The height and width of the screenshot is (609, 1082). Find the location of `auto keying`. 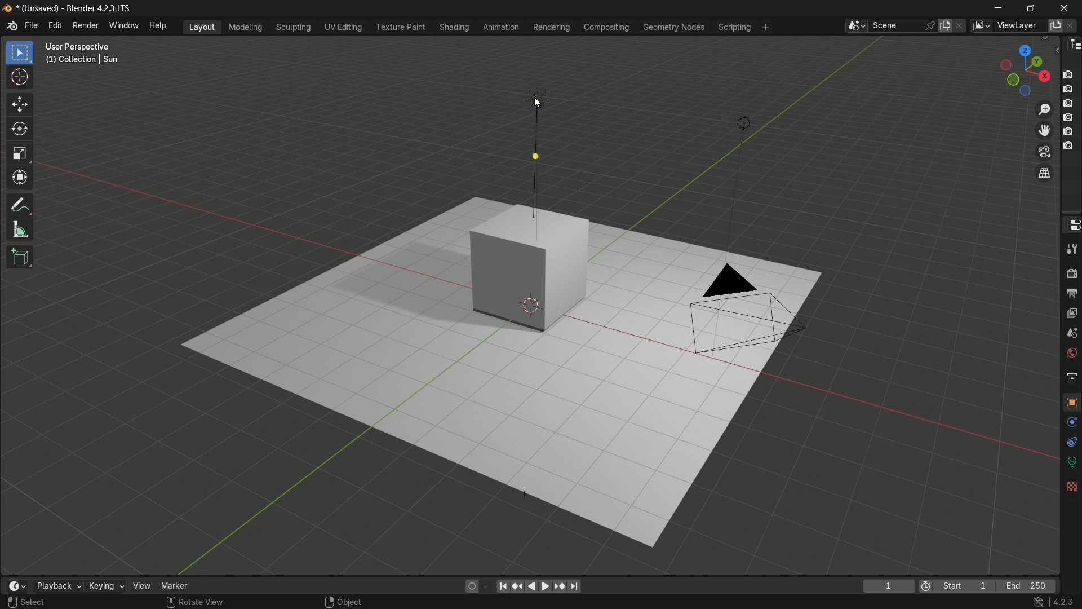

auto keying is located at coordinates (469, 587).